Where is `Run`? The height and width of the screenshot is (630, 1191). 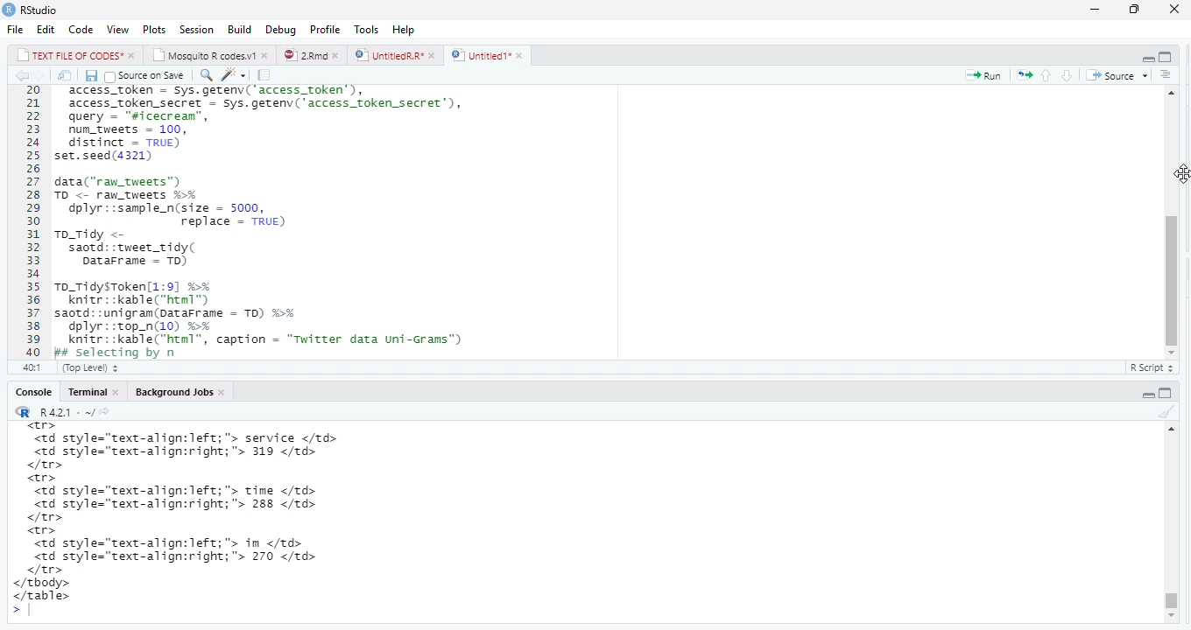
Run is located at coordinates (983, 75).